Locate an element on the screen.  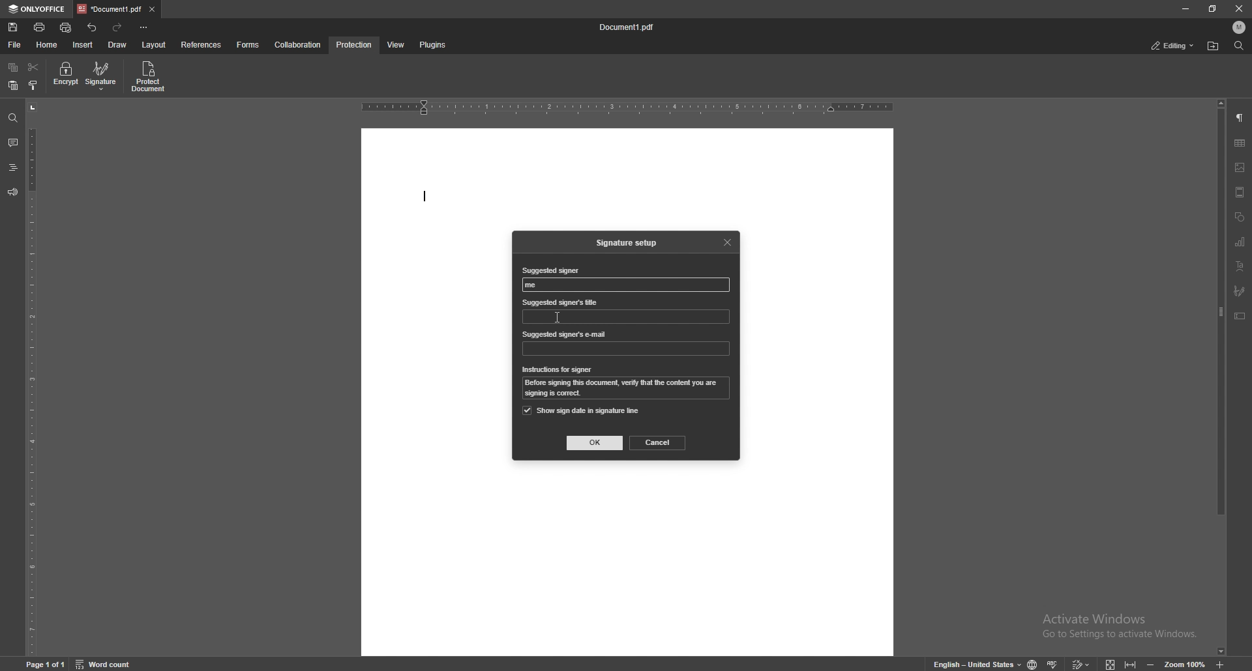
find is located at coordinates (13, 119).